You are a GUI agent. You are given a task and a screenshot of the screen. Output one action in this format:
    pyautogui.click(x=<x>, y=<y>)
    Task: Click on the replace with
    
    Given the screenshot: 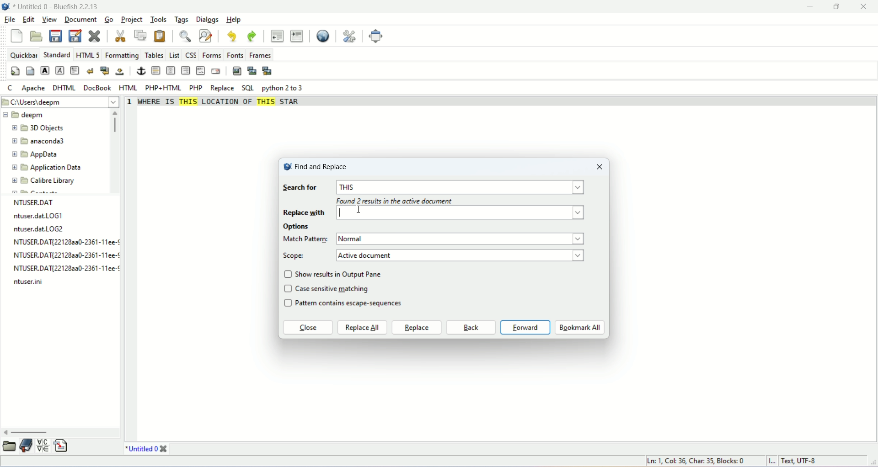 What is the action you would take?
    pyautogui.click(x=436, y=213)
    